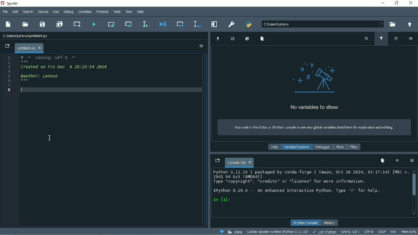 This screenshot has height=235, width=418. I want to click on Save data as, so click(247, 39).